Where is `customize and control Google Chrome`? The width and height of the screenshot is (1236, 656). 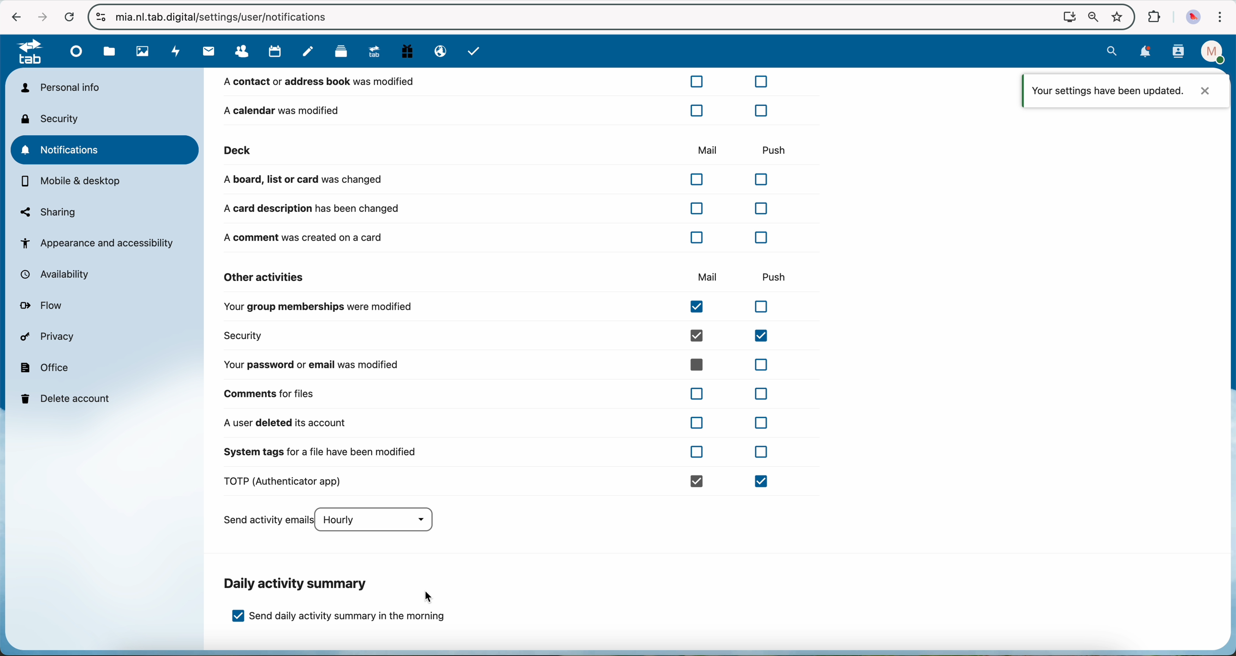 customize and control Google Chrome is located at coordinates (1221, 17).